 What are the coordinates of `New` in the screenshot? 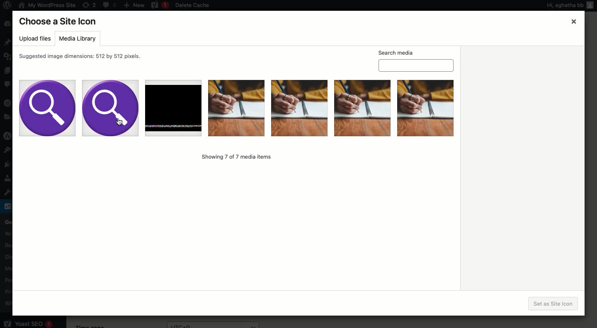 It's located at (134, 5).